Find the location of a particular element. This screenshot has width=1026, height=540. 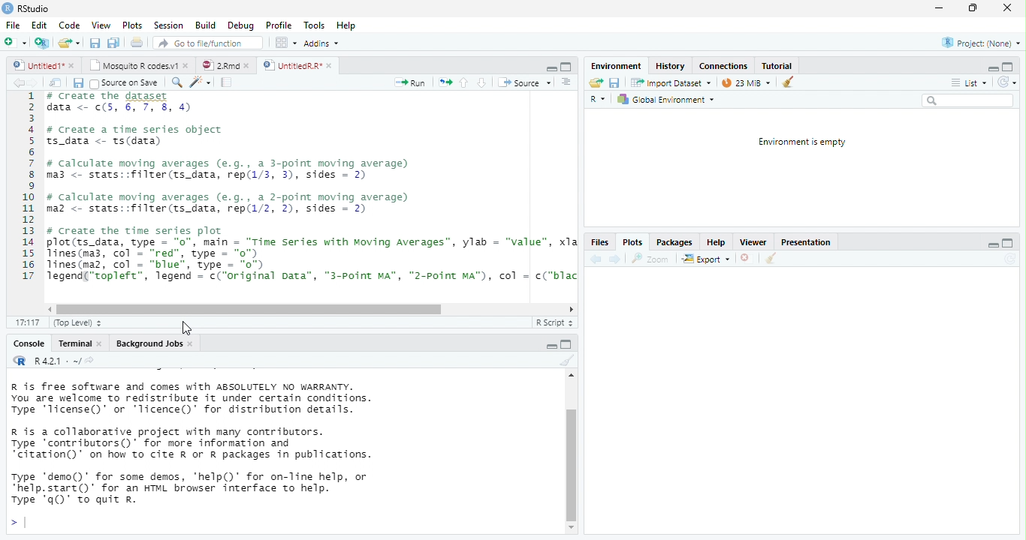

UntitiedR.R" is located at coordinates (291, 65).